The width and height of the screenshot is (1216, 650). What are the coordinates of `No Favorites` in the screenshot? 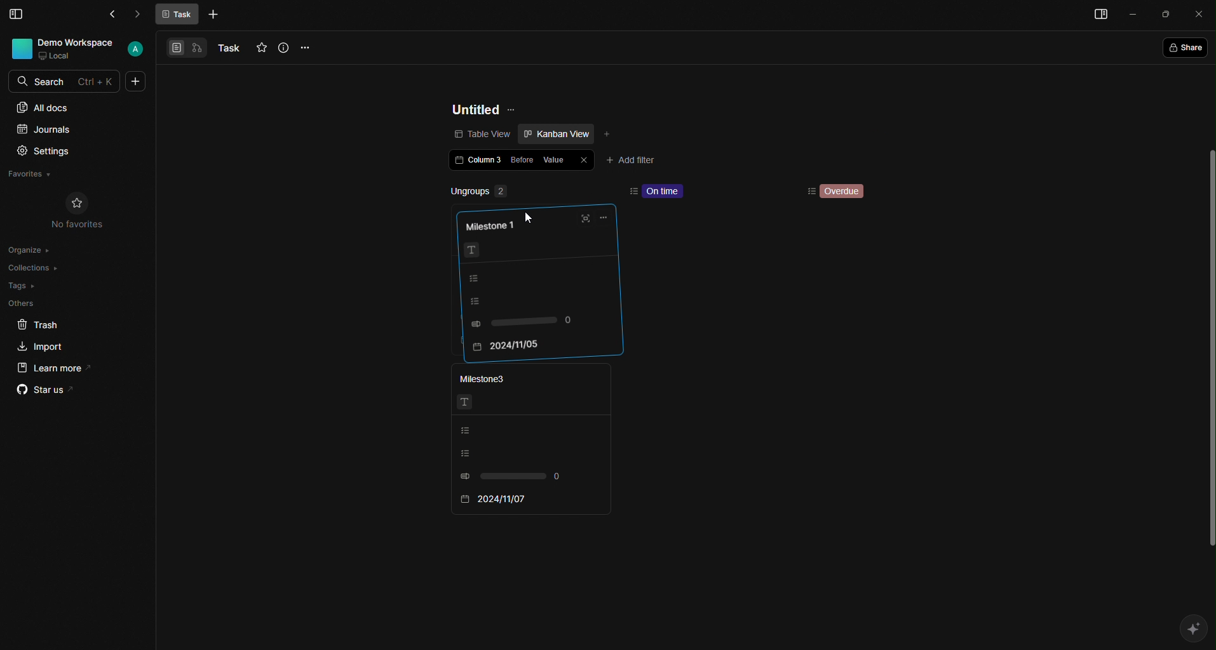 It's located at (78, 211).